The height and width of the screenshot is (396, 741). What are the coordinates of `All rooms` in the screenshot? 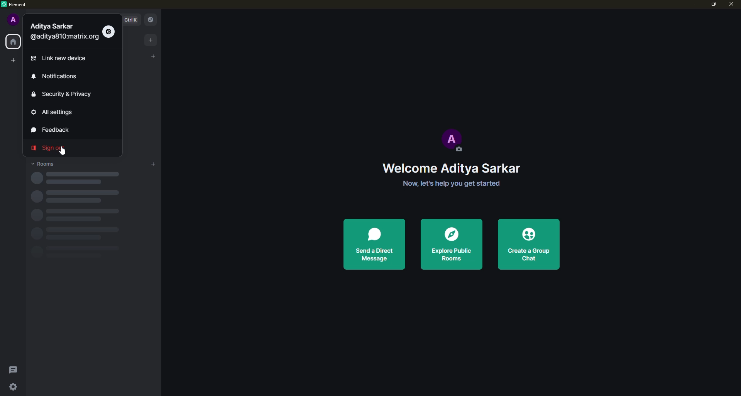 It's located at (13, 42).